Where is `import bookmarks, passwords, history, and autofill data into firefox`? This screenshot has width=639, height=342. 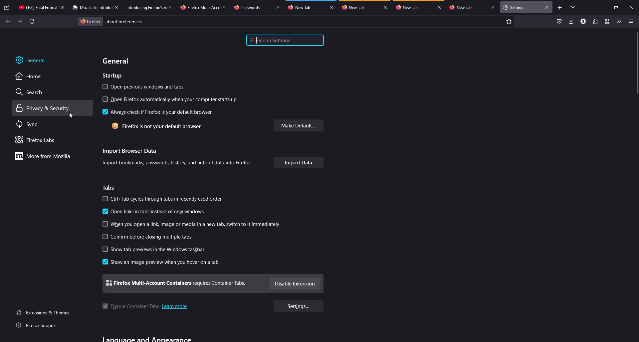 import bookmarks, passwords, history, and autofill data into firefox is located at coordinates (179, 163).